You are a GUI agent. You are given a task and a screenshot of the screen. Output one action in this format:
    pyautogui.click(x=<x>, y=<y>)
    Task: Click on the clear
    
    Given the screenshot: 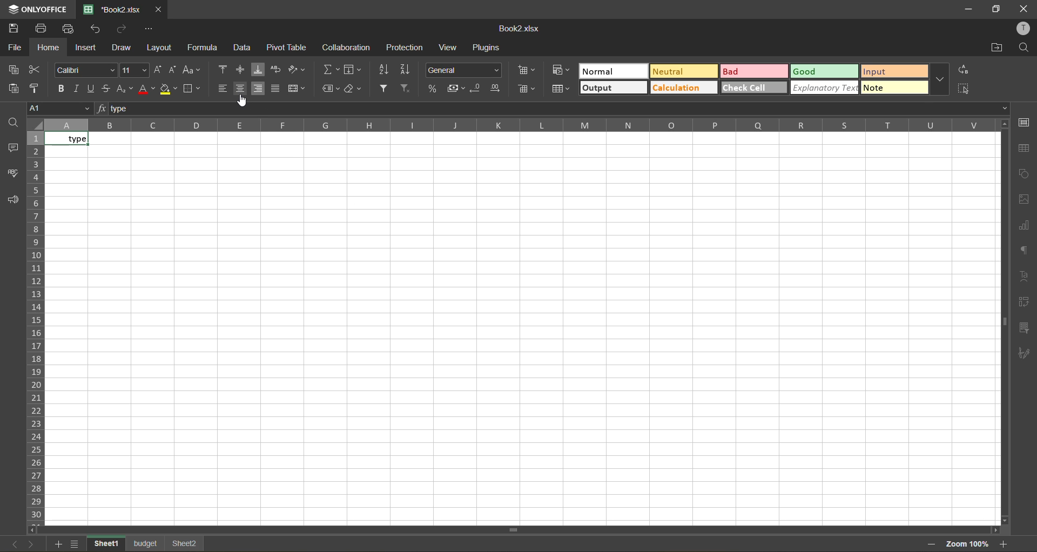 What is the action you would take?
    pyautogui.click(x=353, y=90)
    